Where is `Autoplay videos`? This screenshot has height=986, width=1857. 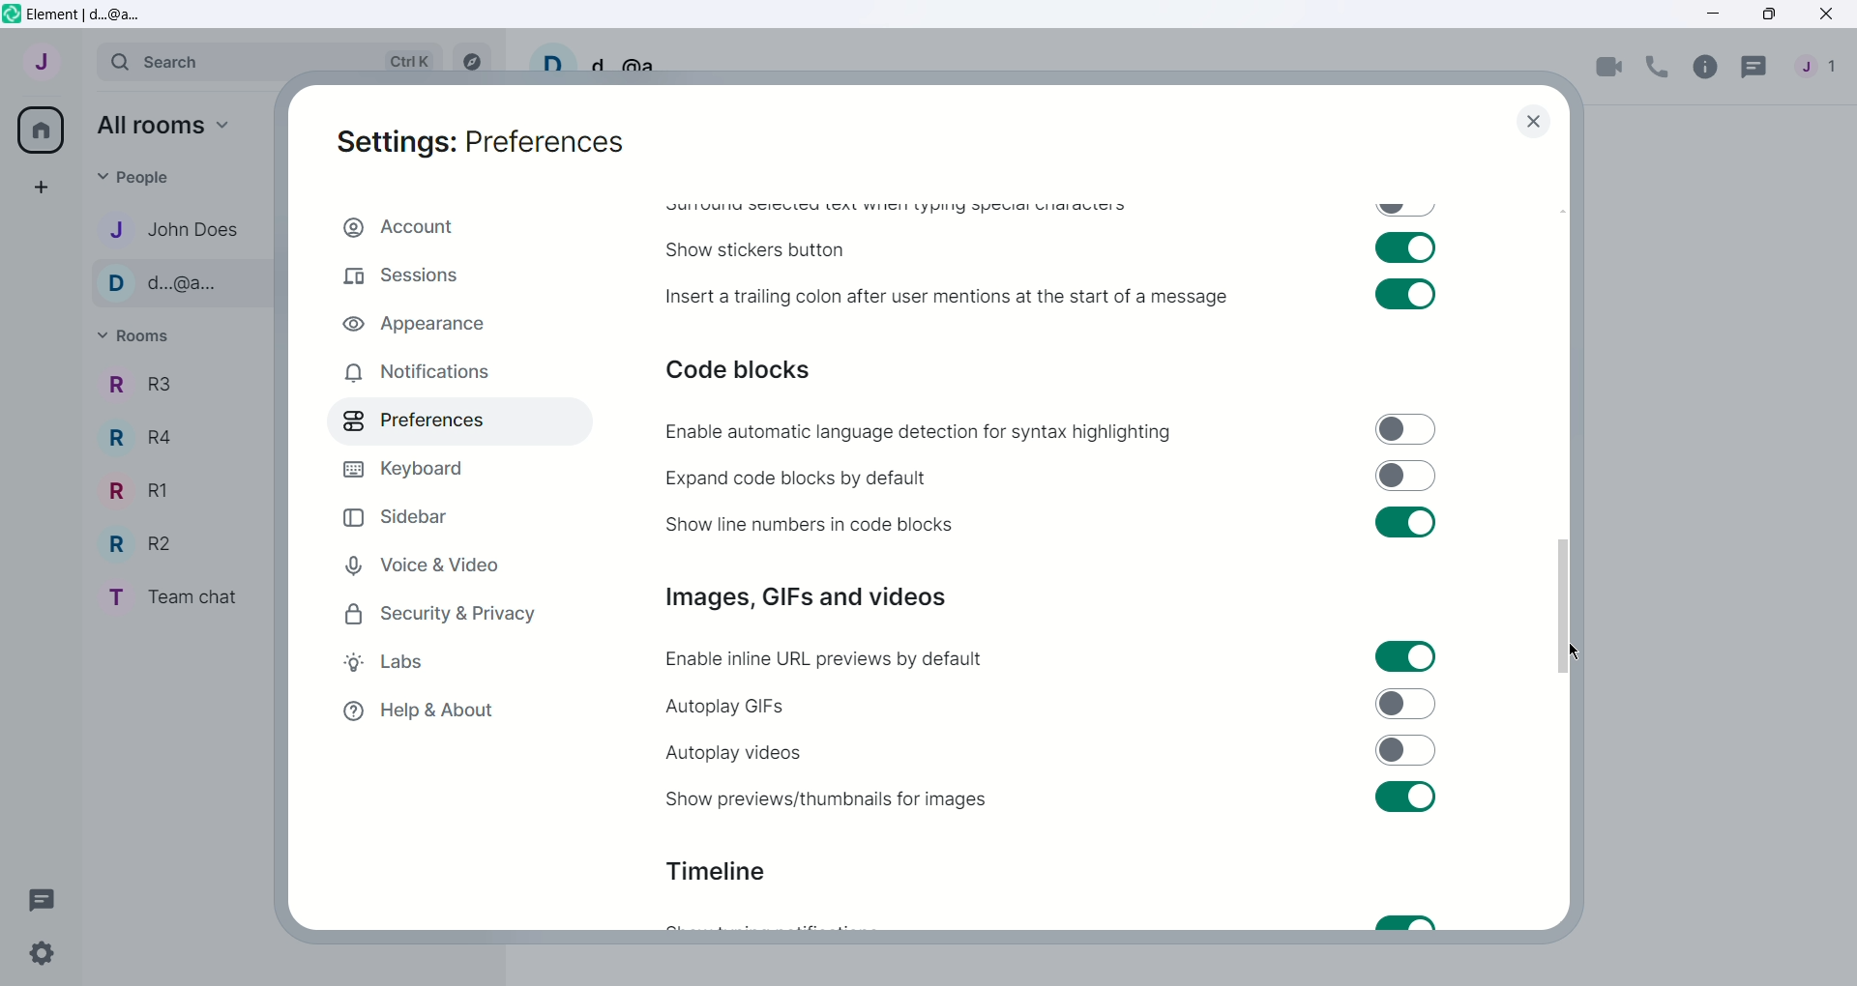 Autoplay videos is located at coordinates (732, 753).